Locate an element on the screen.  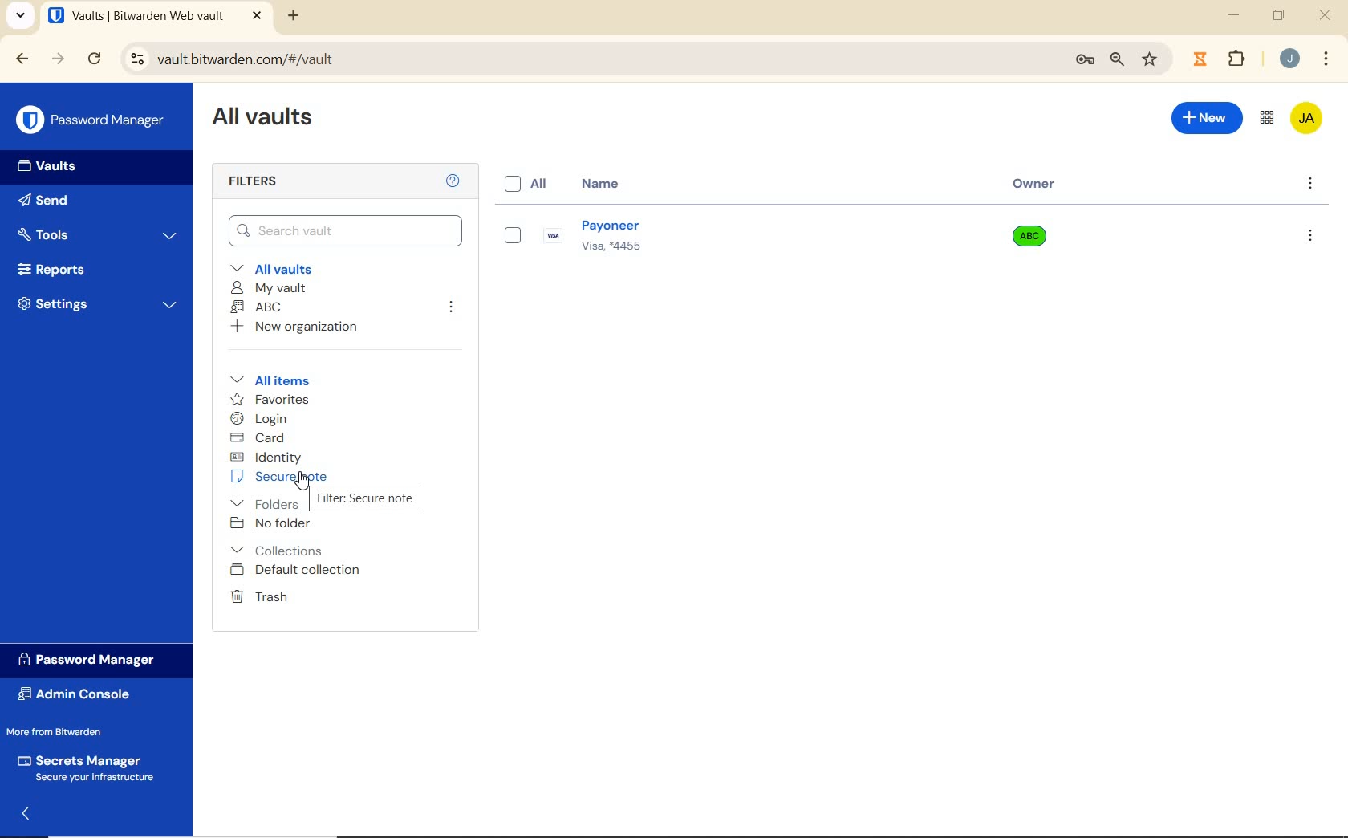
All vaults is located at coordinates (274, 267).